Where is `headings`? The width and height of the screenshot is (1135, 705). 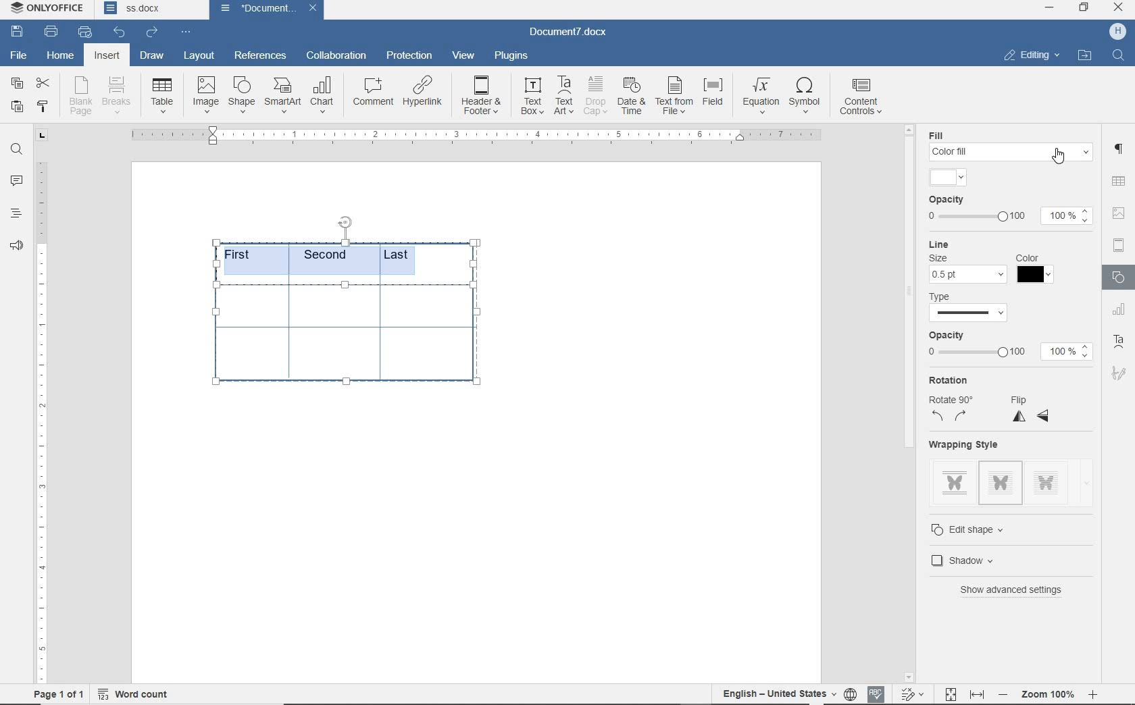 headings is located at coordinates (16, 215).